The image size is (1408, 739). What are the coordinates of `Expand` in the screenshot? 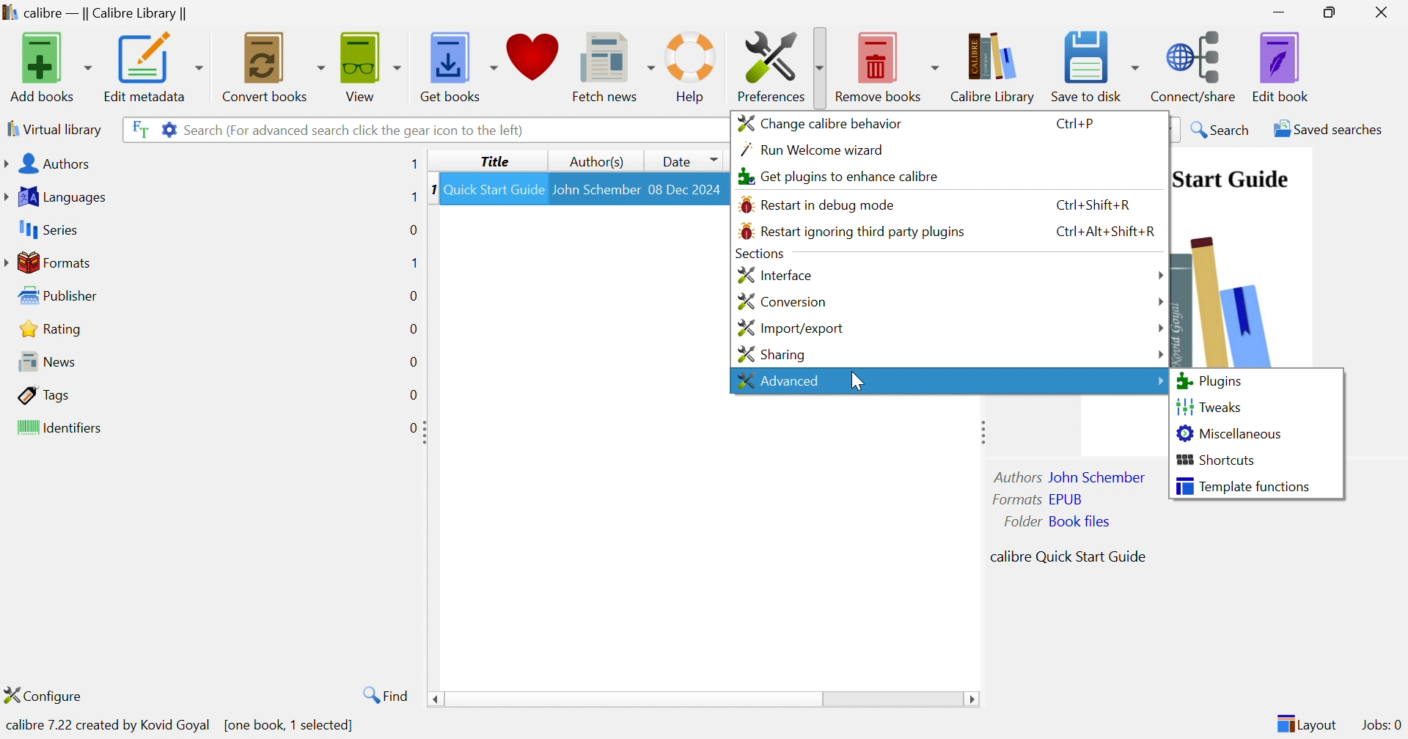 It's located at (980, 431).